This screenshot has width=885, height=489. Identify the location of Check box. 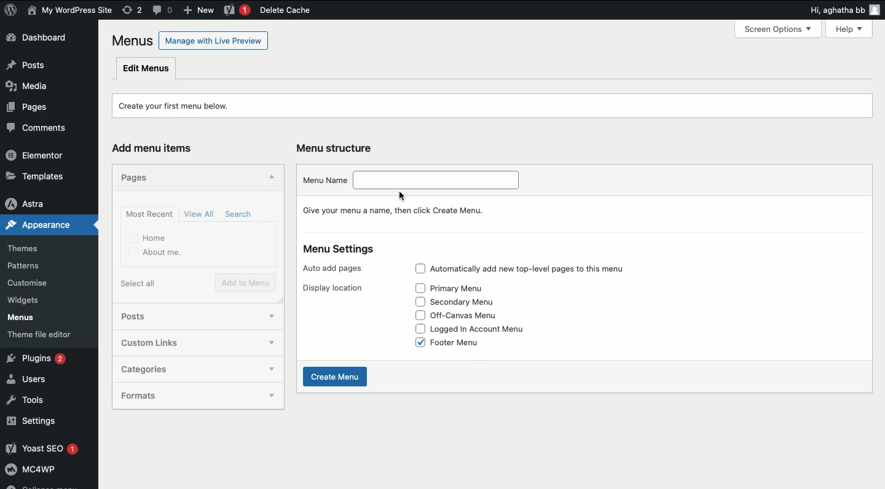
(415, 343).